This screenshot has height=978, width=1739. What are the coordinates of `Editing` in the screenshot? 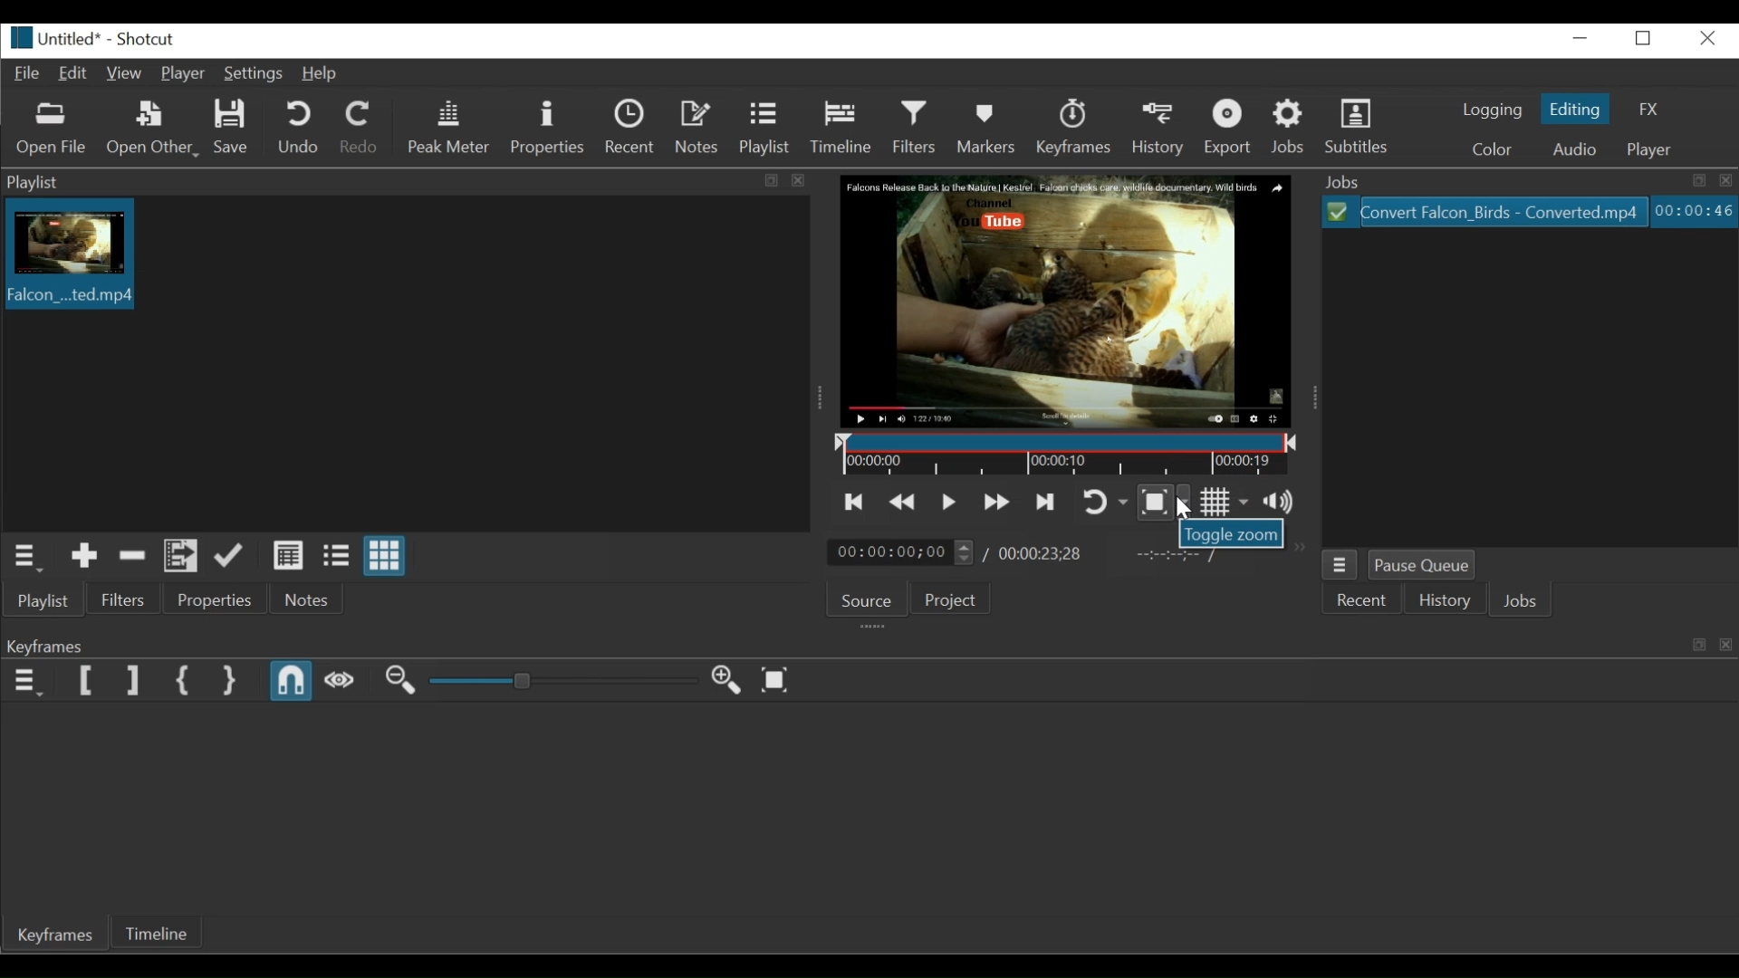 It's located at (1574, 107).